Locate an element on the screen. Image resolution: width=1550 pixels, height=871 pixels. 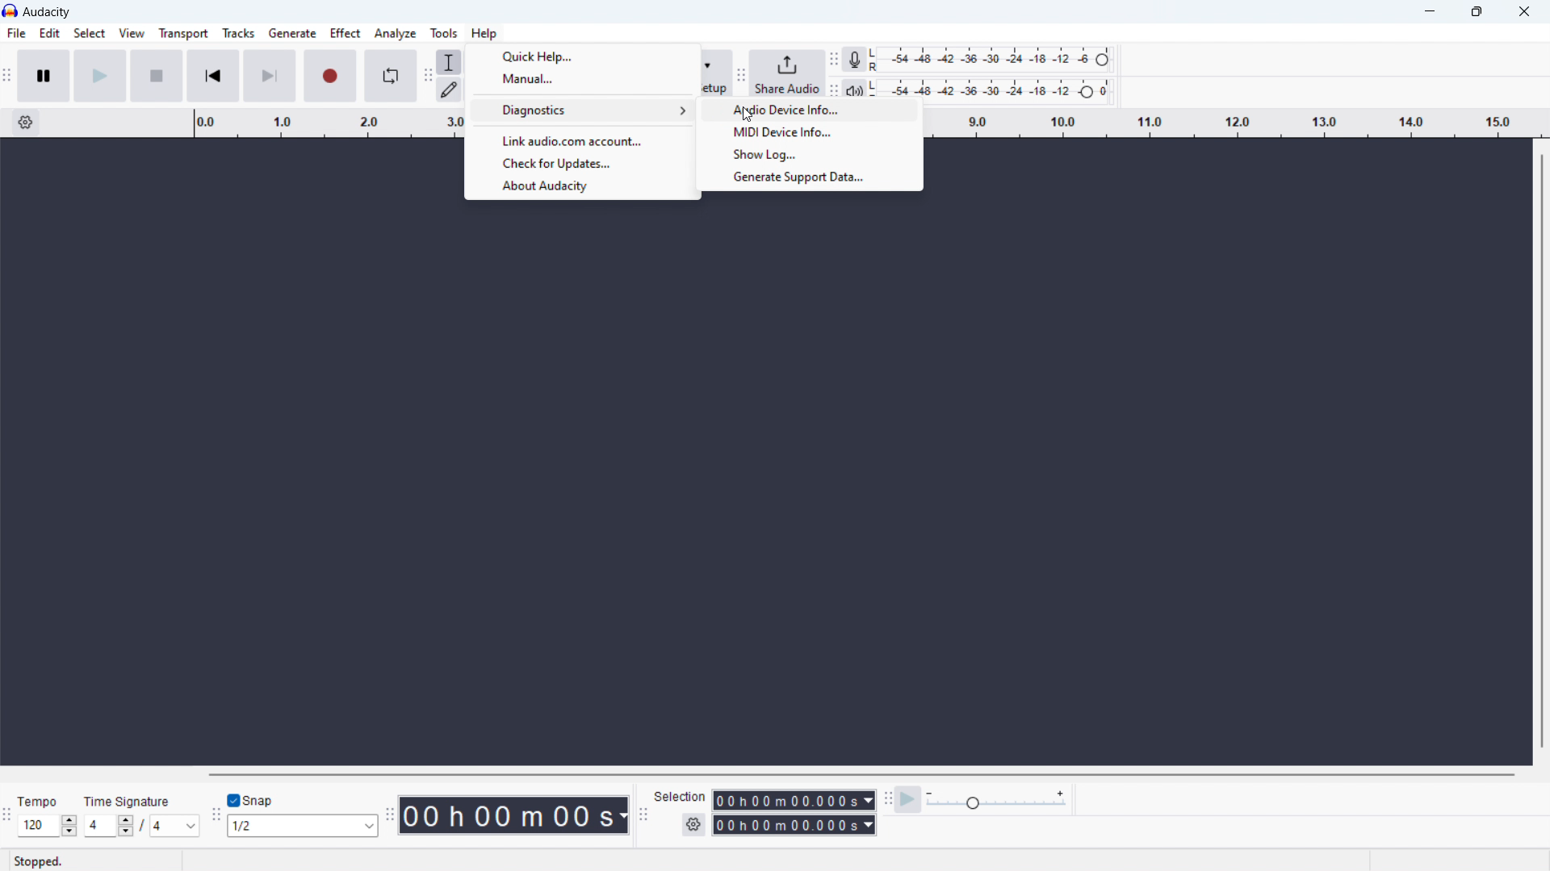
title is located at coordinates (48, 12).